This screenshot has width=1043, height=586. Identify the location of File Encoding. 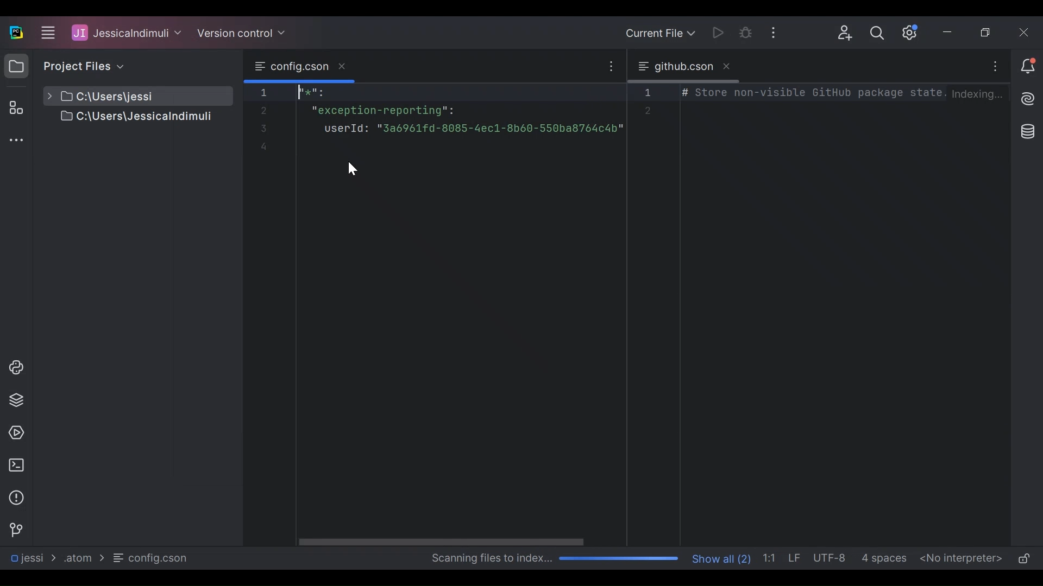
(832, 558).